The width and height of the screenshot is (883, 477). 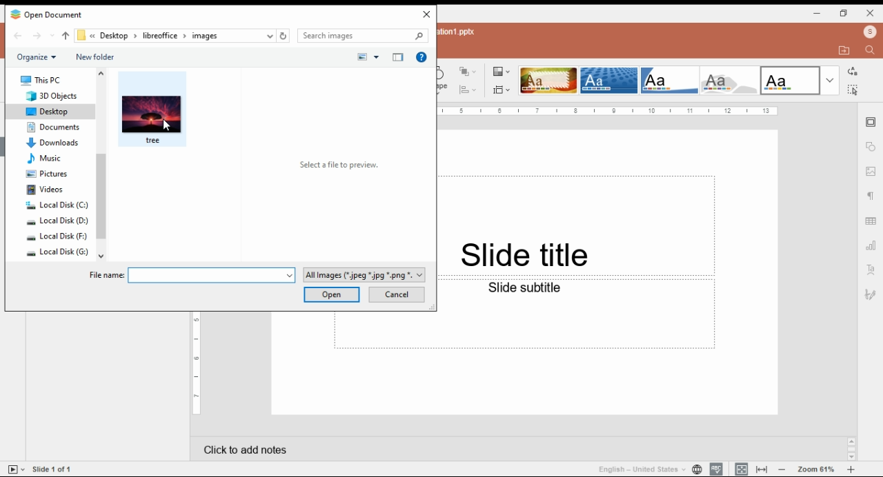 I want to click on theme 4, so click(x=728, y=81).